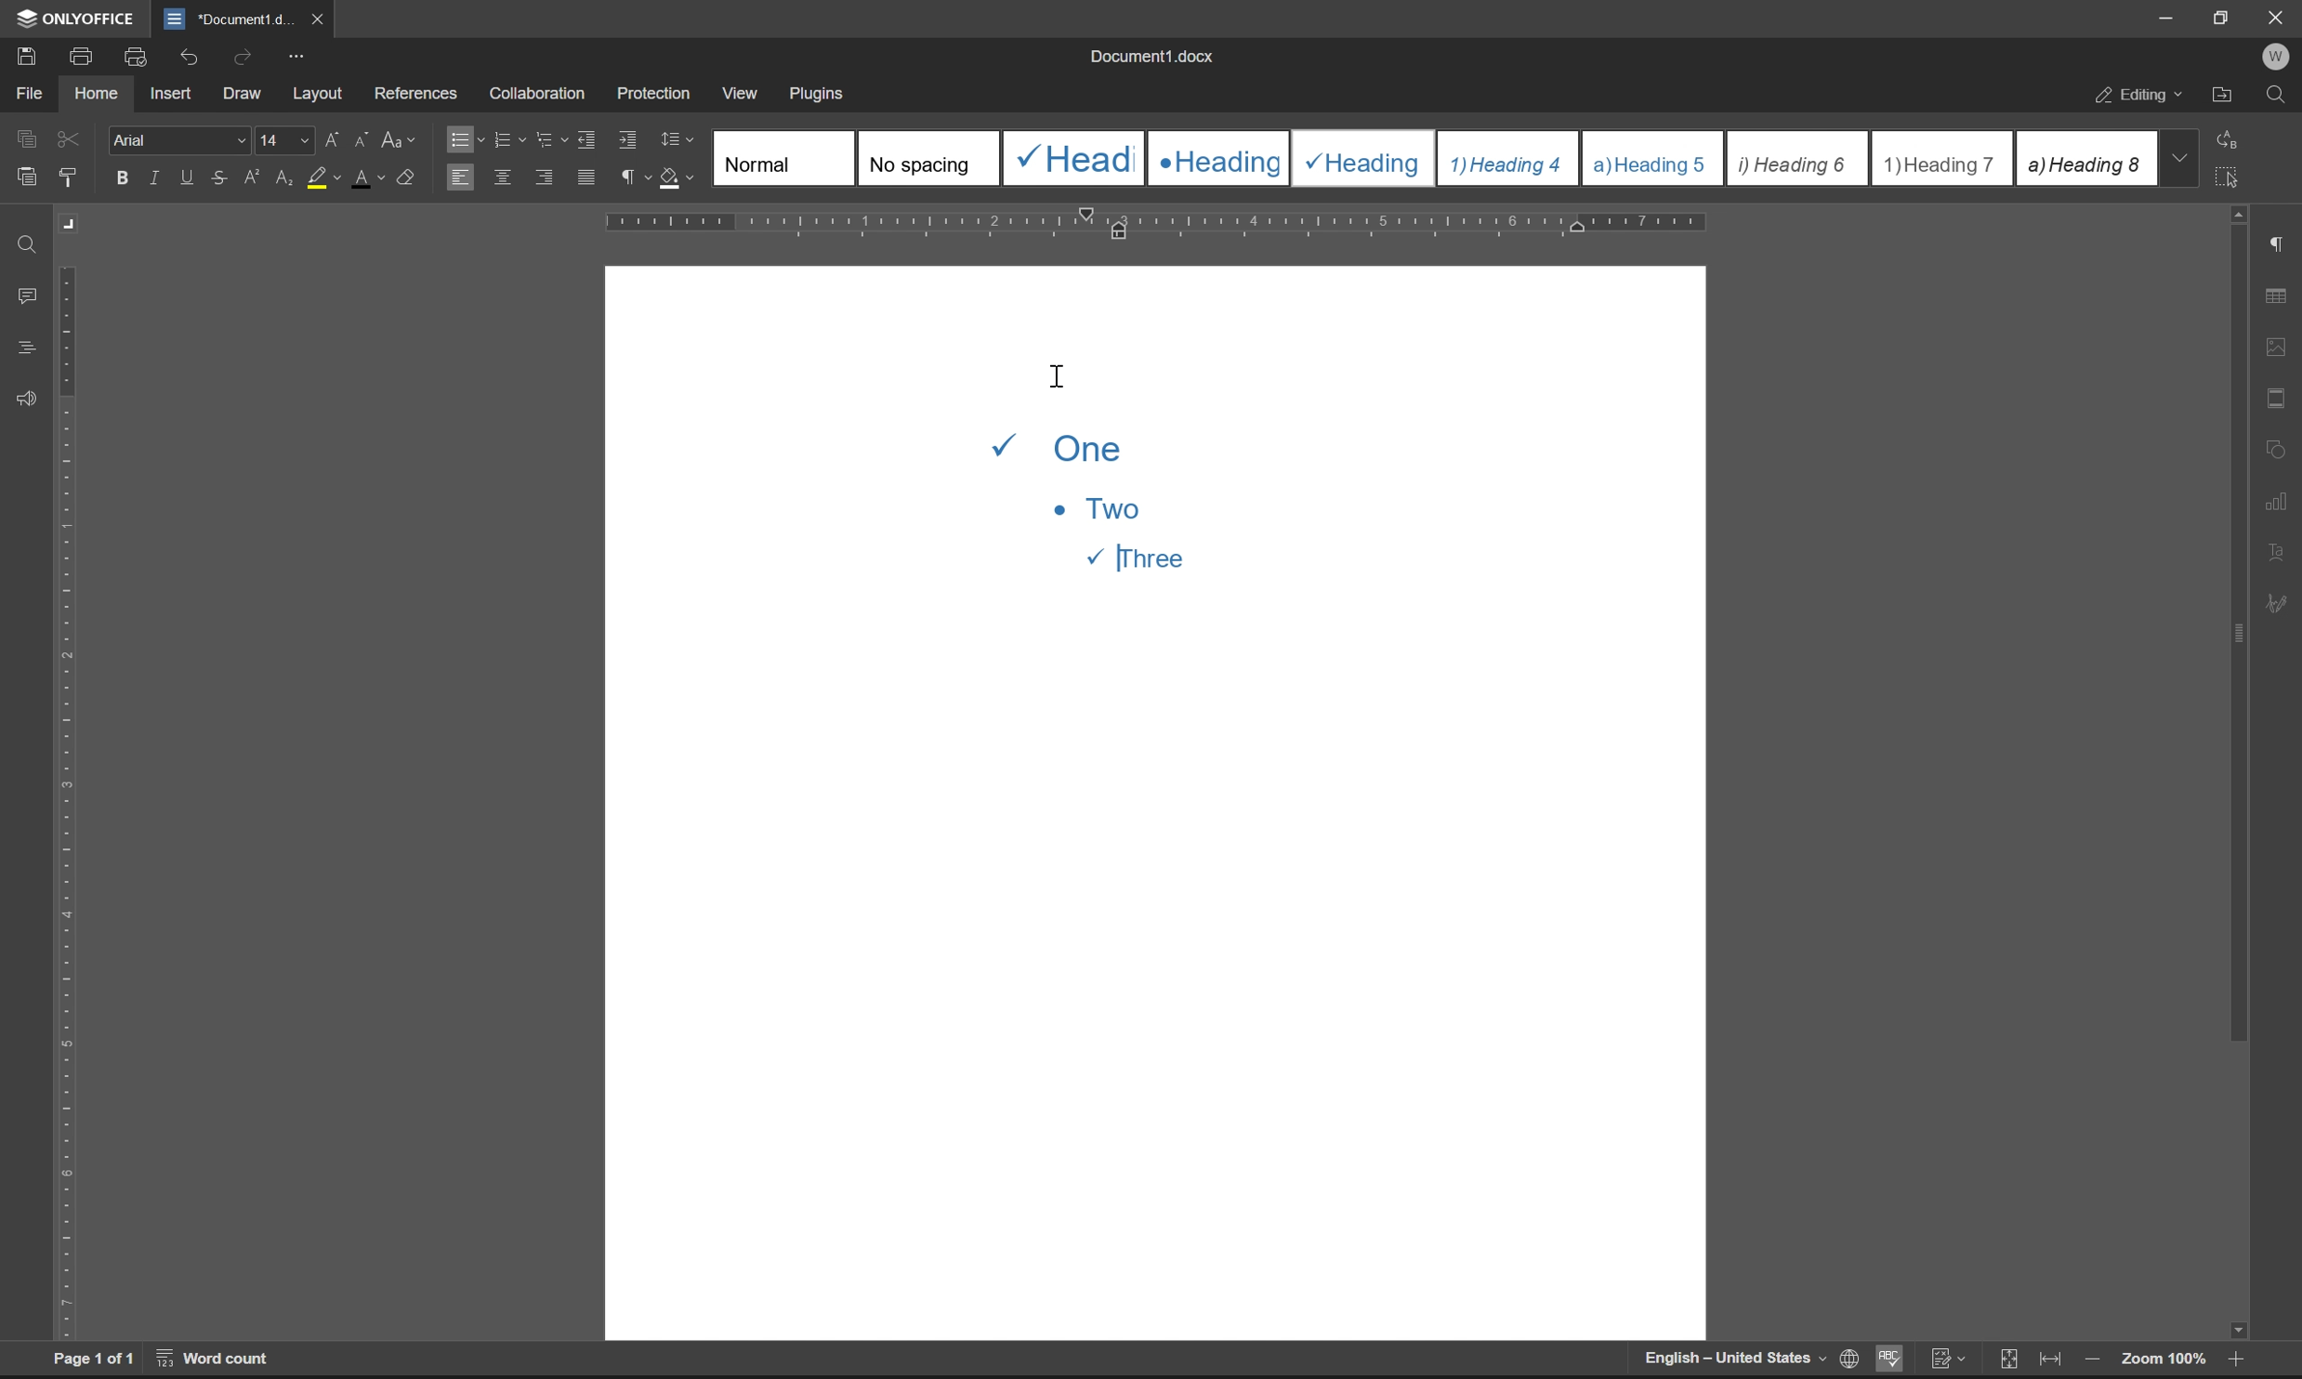  What do you see at coordinates (2275, 297) in the screenshot?
I see `table settings` at bounding box center [2275, 297].